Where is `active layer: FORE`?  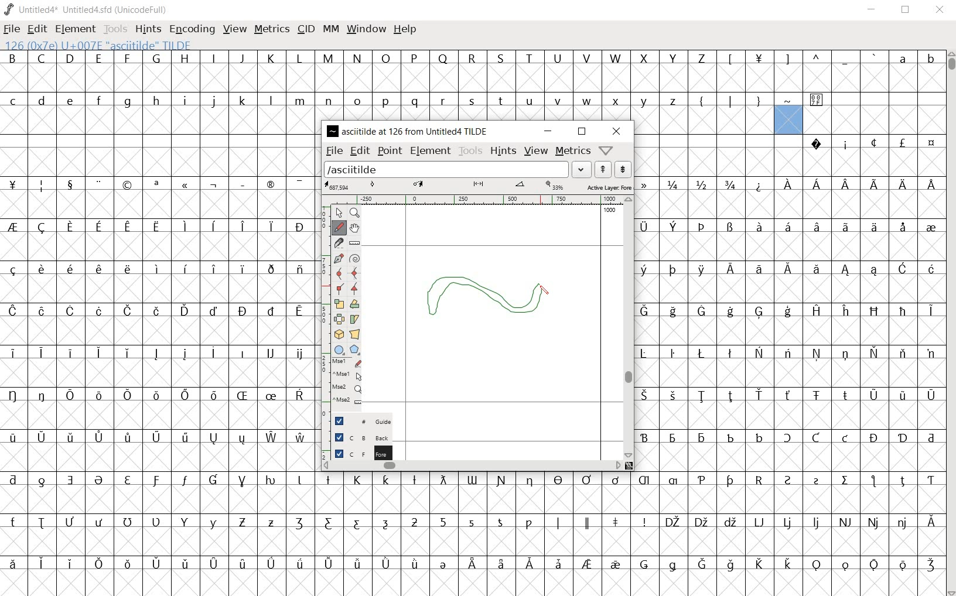
active layer: FORE is located at coordinates (477, 186).